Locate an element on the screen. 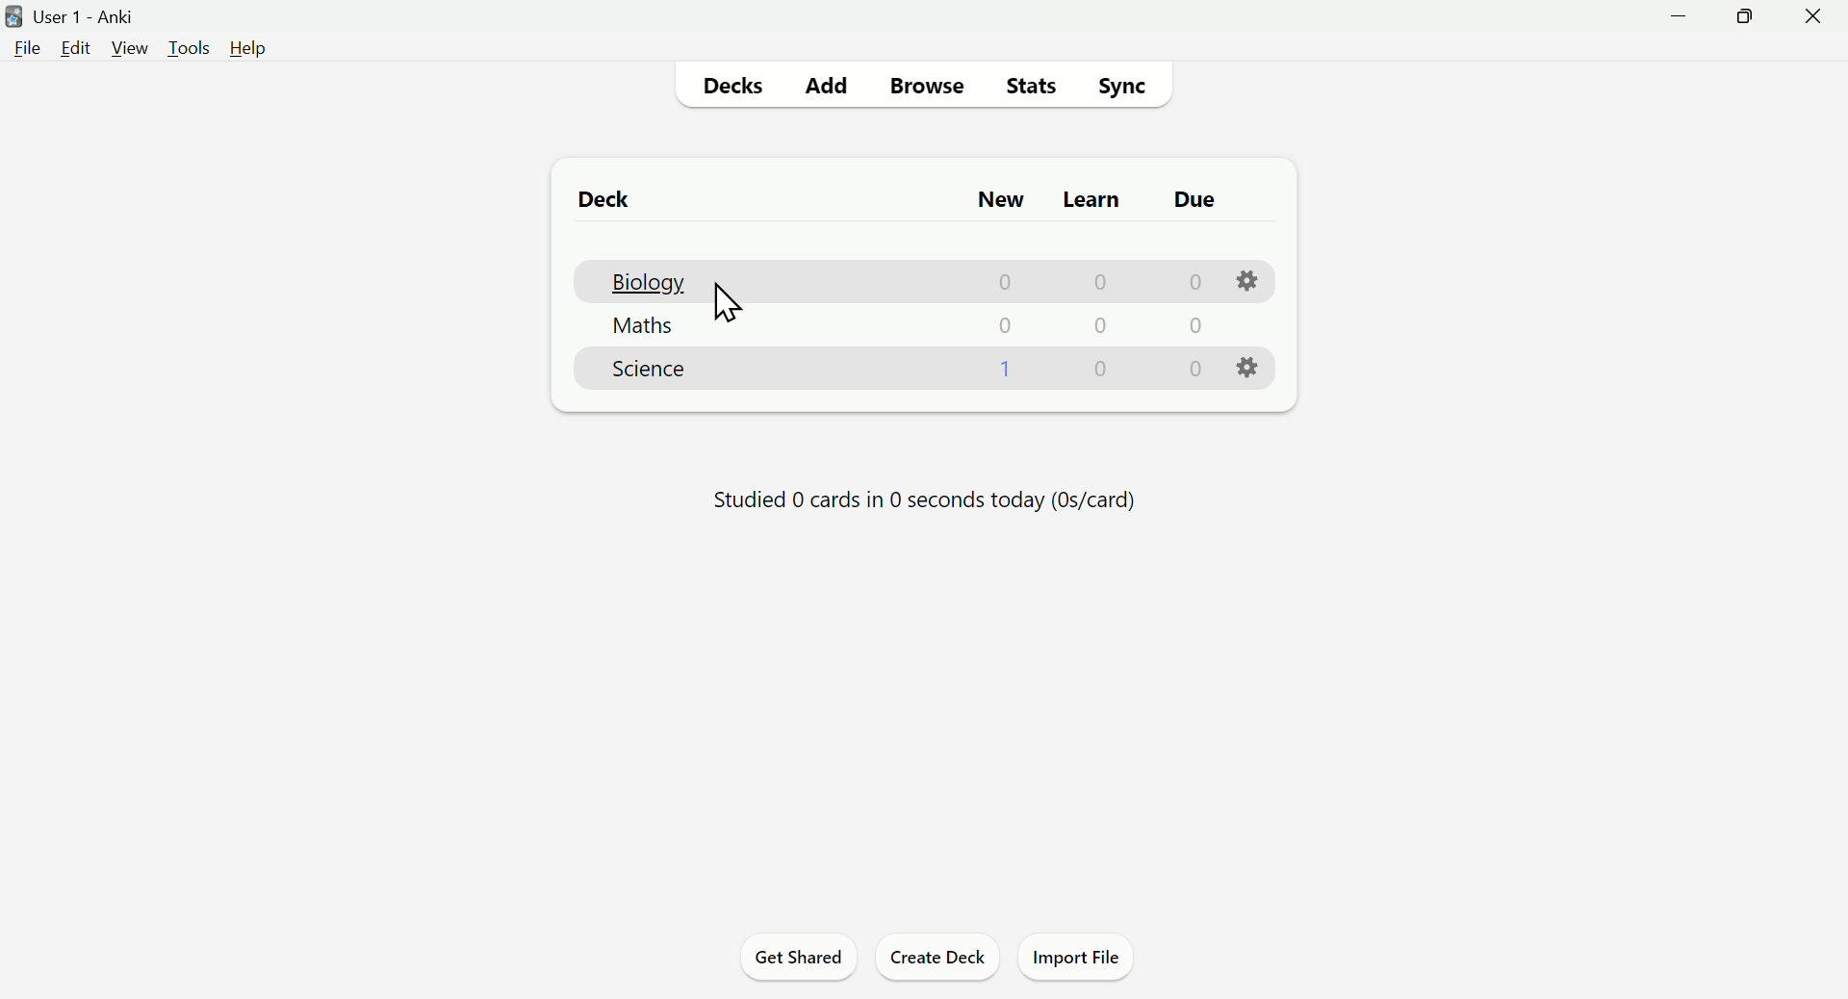 The width and height of the screenshot is (1848, 999). File is located at coordinates (29, 47).